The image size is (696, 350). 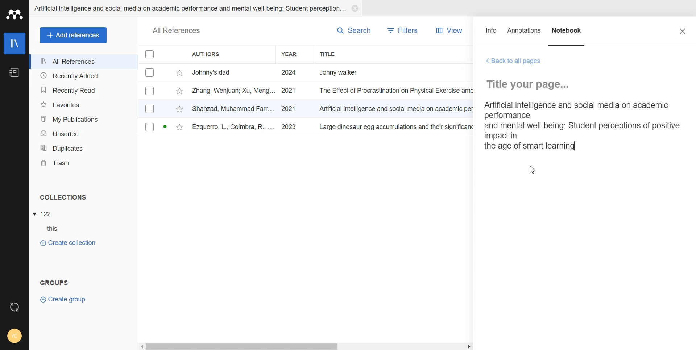 What do you see at coordinates (343, 54) in the screenshot?
I see `Title` at bounding box center [343, 54].